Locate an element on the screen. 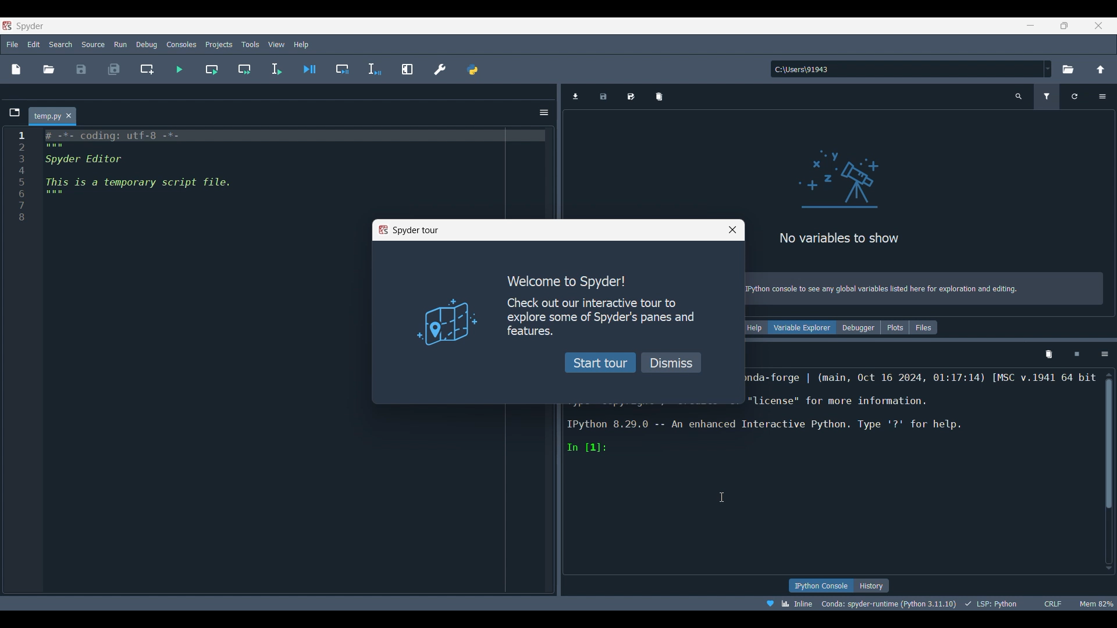 The width and height of the screenshot is (1117, 628). Remove all variables from namespace is located at coordinates (1049, 97).